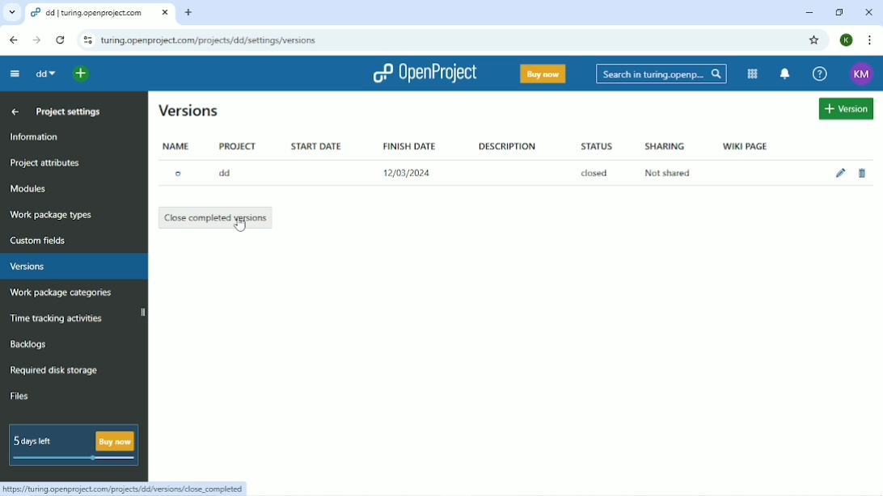 This screenshot has width=883, height=496. I want to click on 5 days left, so click(73, 446).